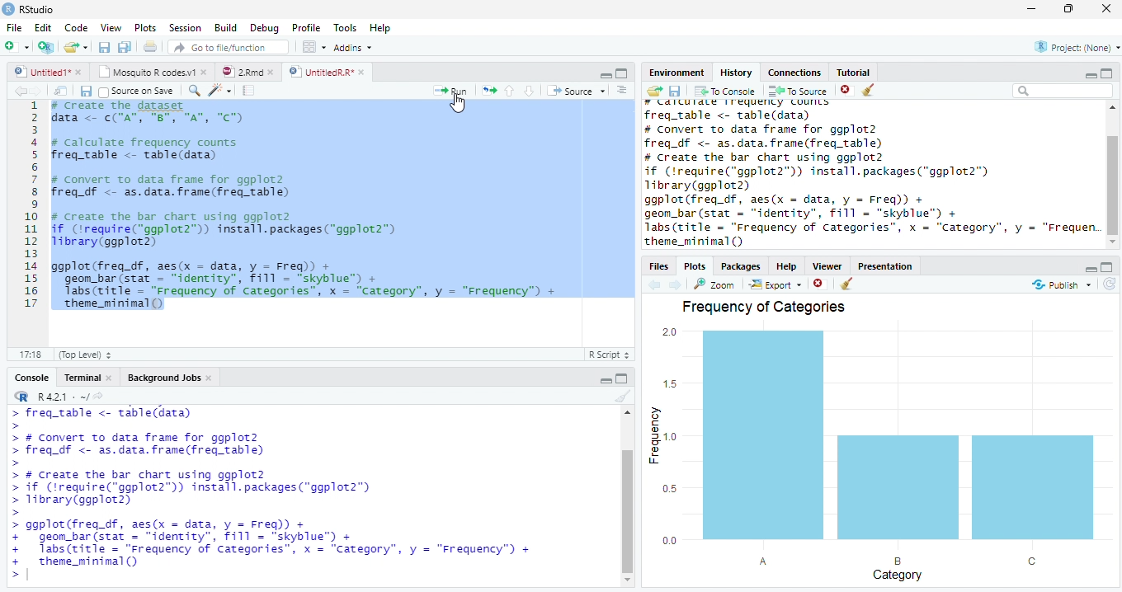 The height and width of the screenshot is (592, 1122). Describe the element at coordinates (312, 47) in the screenshot. I see `Workspace panes` at that location.